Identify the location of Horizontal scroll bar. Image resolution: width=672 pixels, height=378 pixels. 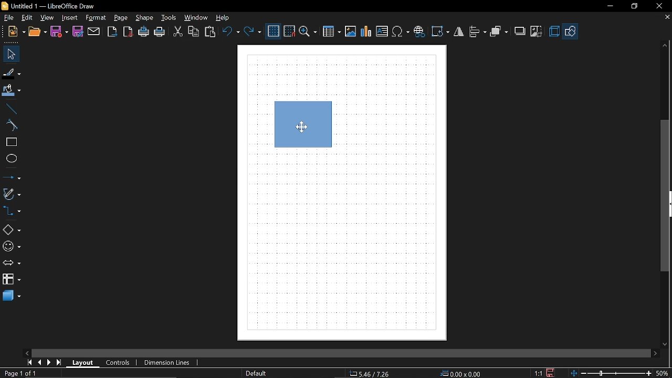
(403, 353).